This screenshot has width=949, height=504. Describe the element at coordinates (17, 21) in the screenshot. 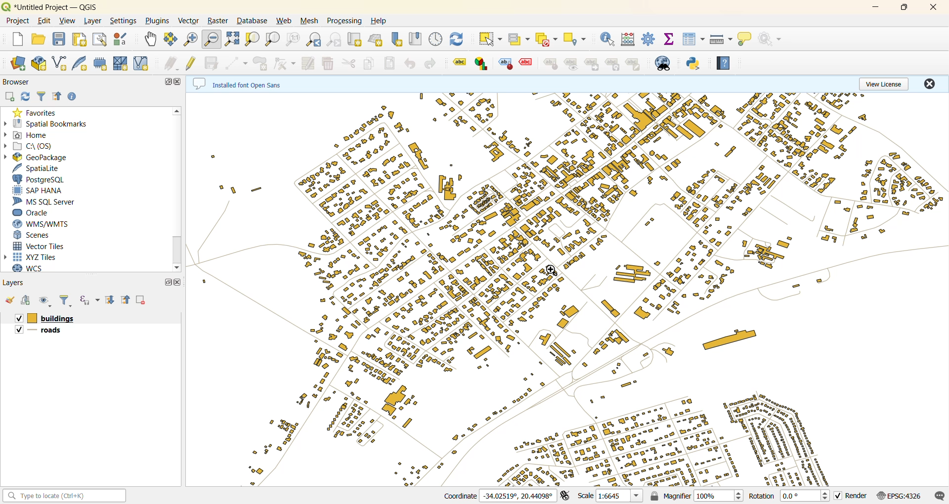

I see `project` at that location.